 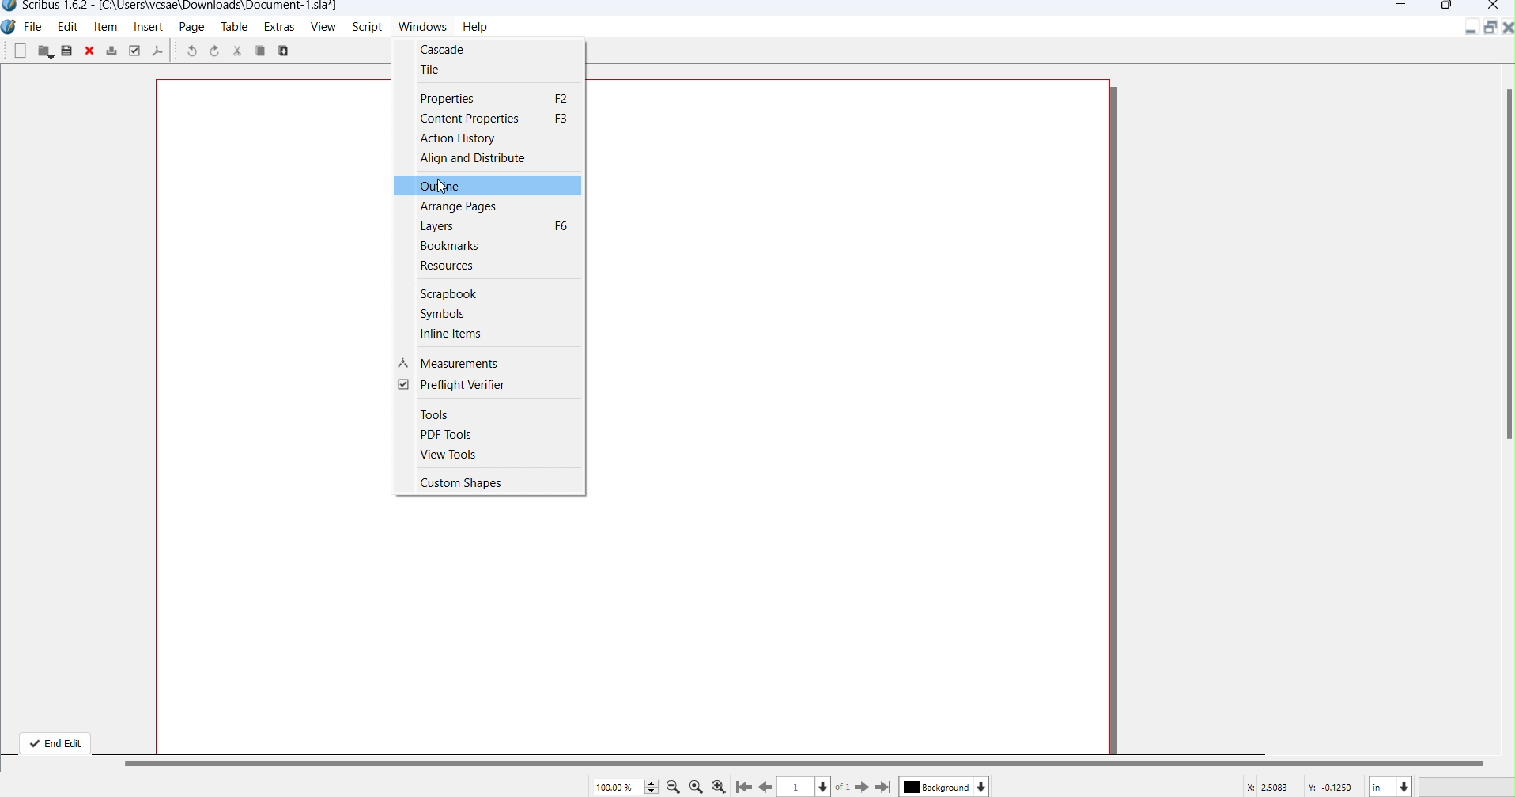 I want to click on , so click(x=68, y=50).